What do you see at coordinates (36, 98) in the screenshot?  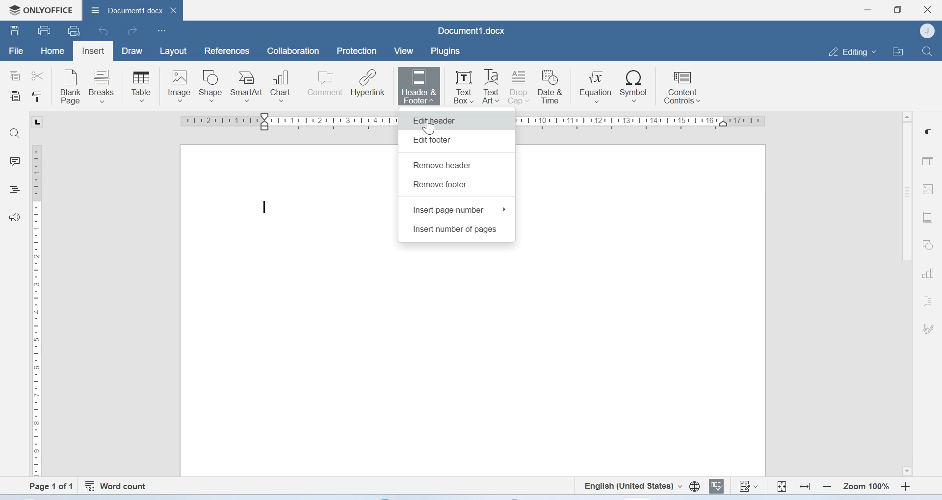 I see `Copy style` at bounding box center [36, 98].